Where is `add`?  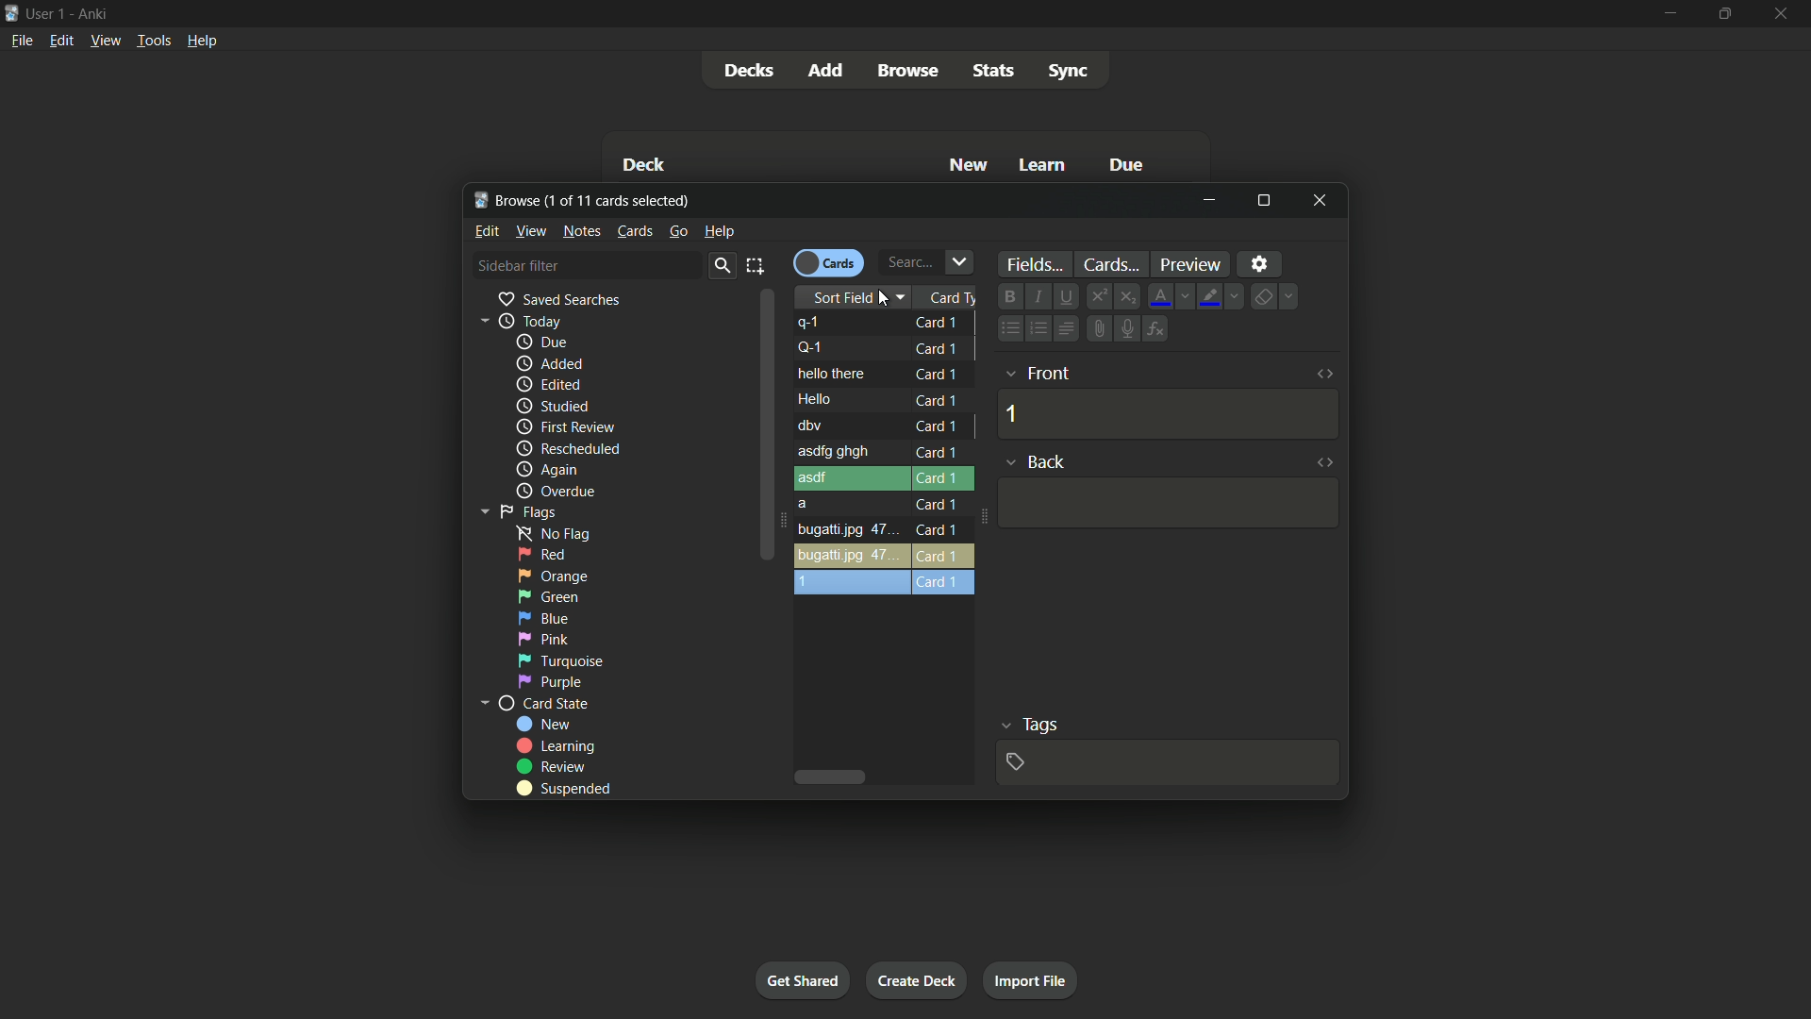
add is located at coordinates (824, 70).